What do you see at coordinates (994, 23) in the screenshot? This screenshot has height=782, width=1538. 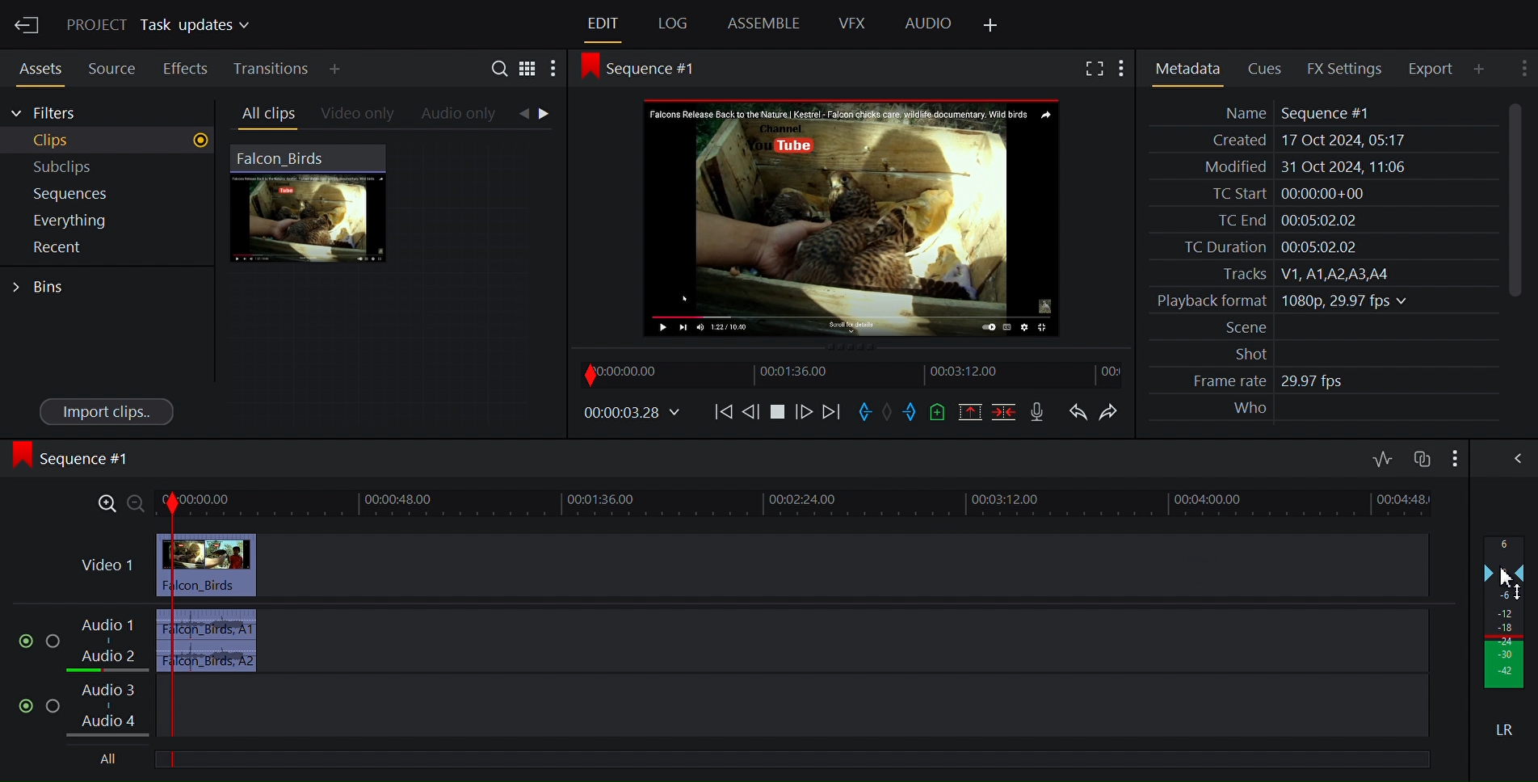 I see `Add Panel` at bounding box center [994, 23].